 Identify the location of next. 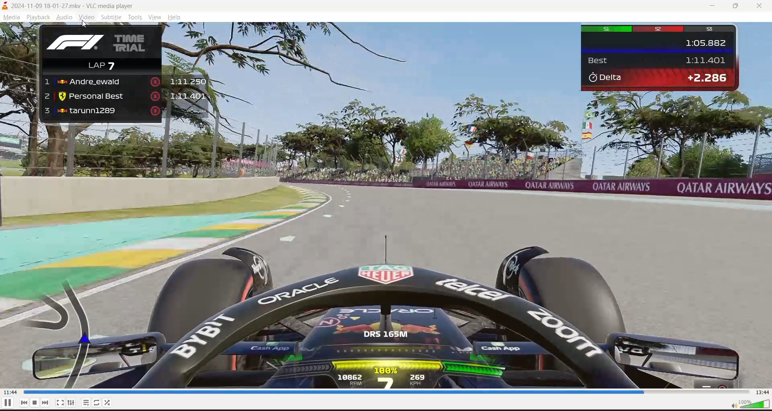
(45, 401).